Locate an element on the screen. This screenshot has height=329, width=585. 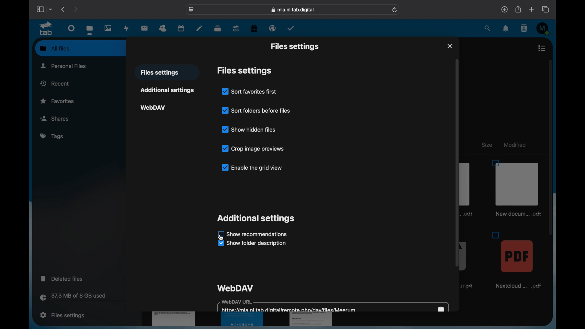
file is located at coordinates (516, 259).